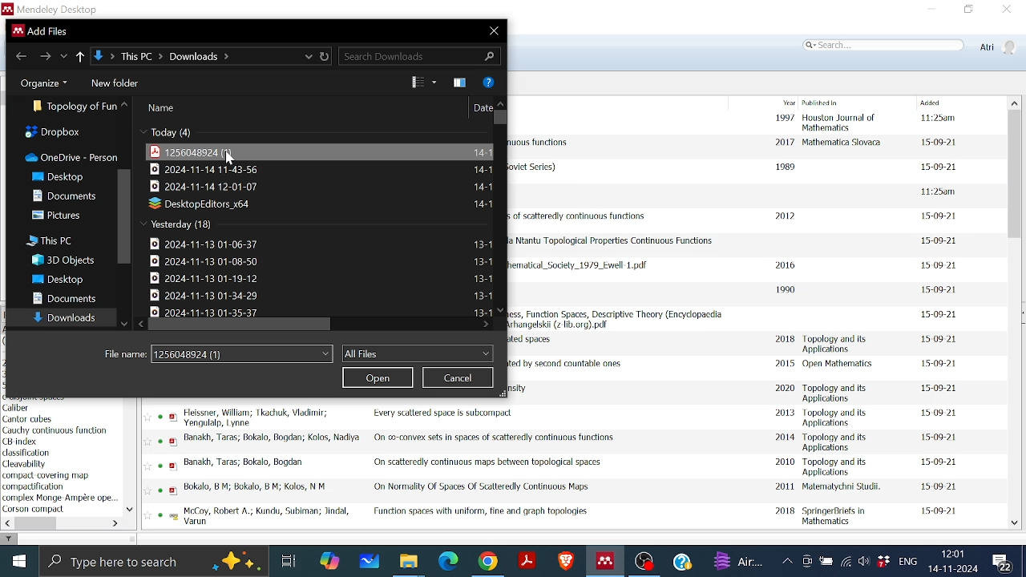  What do you see at coordinates (417, 353) in the screenshot?
I see `Files` at bounding box center [417, 353].